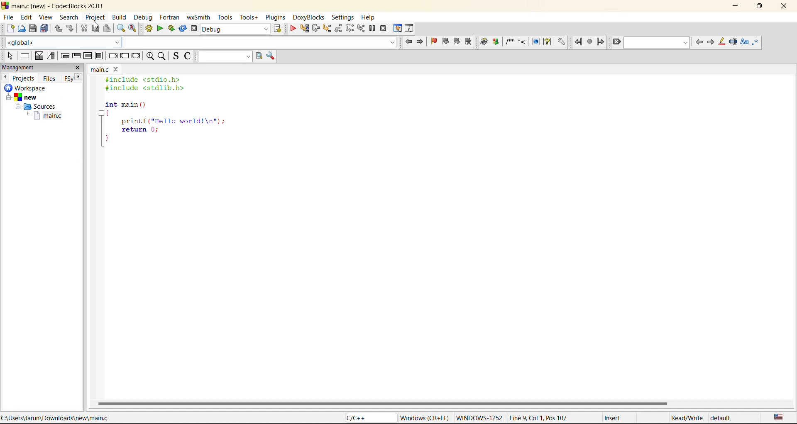 This screenshot has width=797, height=424. Describe the element at coordinates (723, 419) in the screenshot. I see `default` at that location.